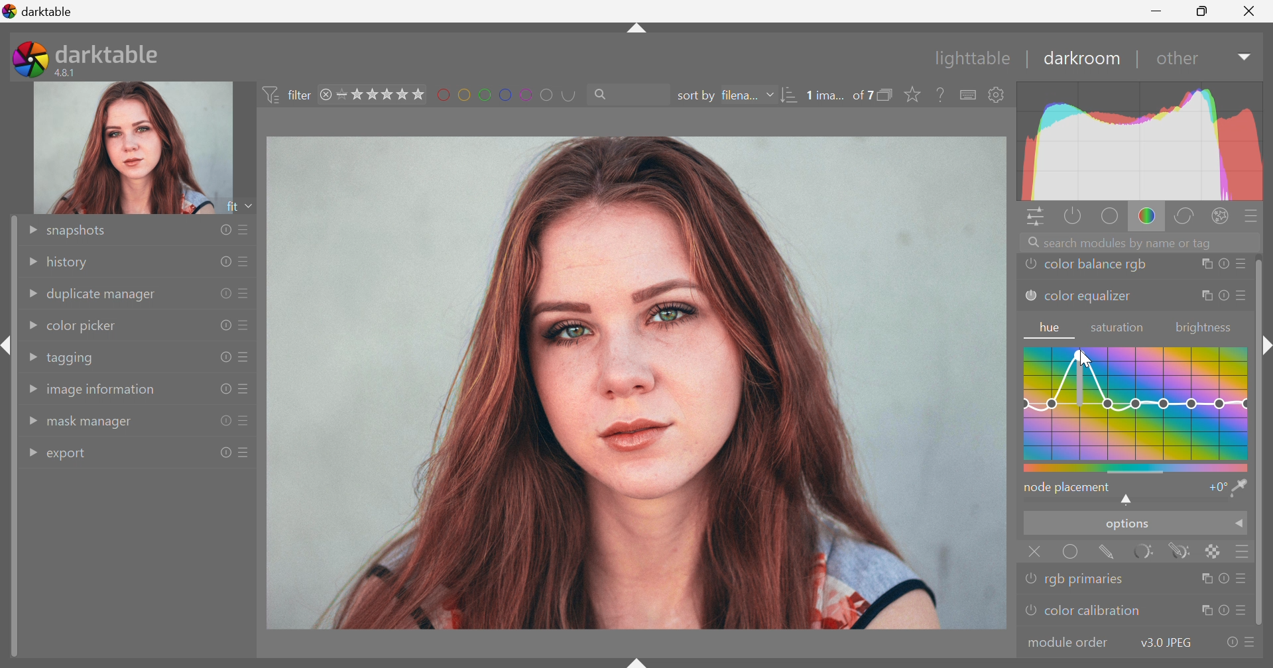 The height and width of the screenshot is (668, 1273). I want to click on Search modules by name or tags, so click(1142, 242).